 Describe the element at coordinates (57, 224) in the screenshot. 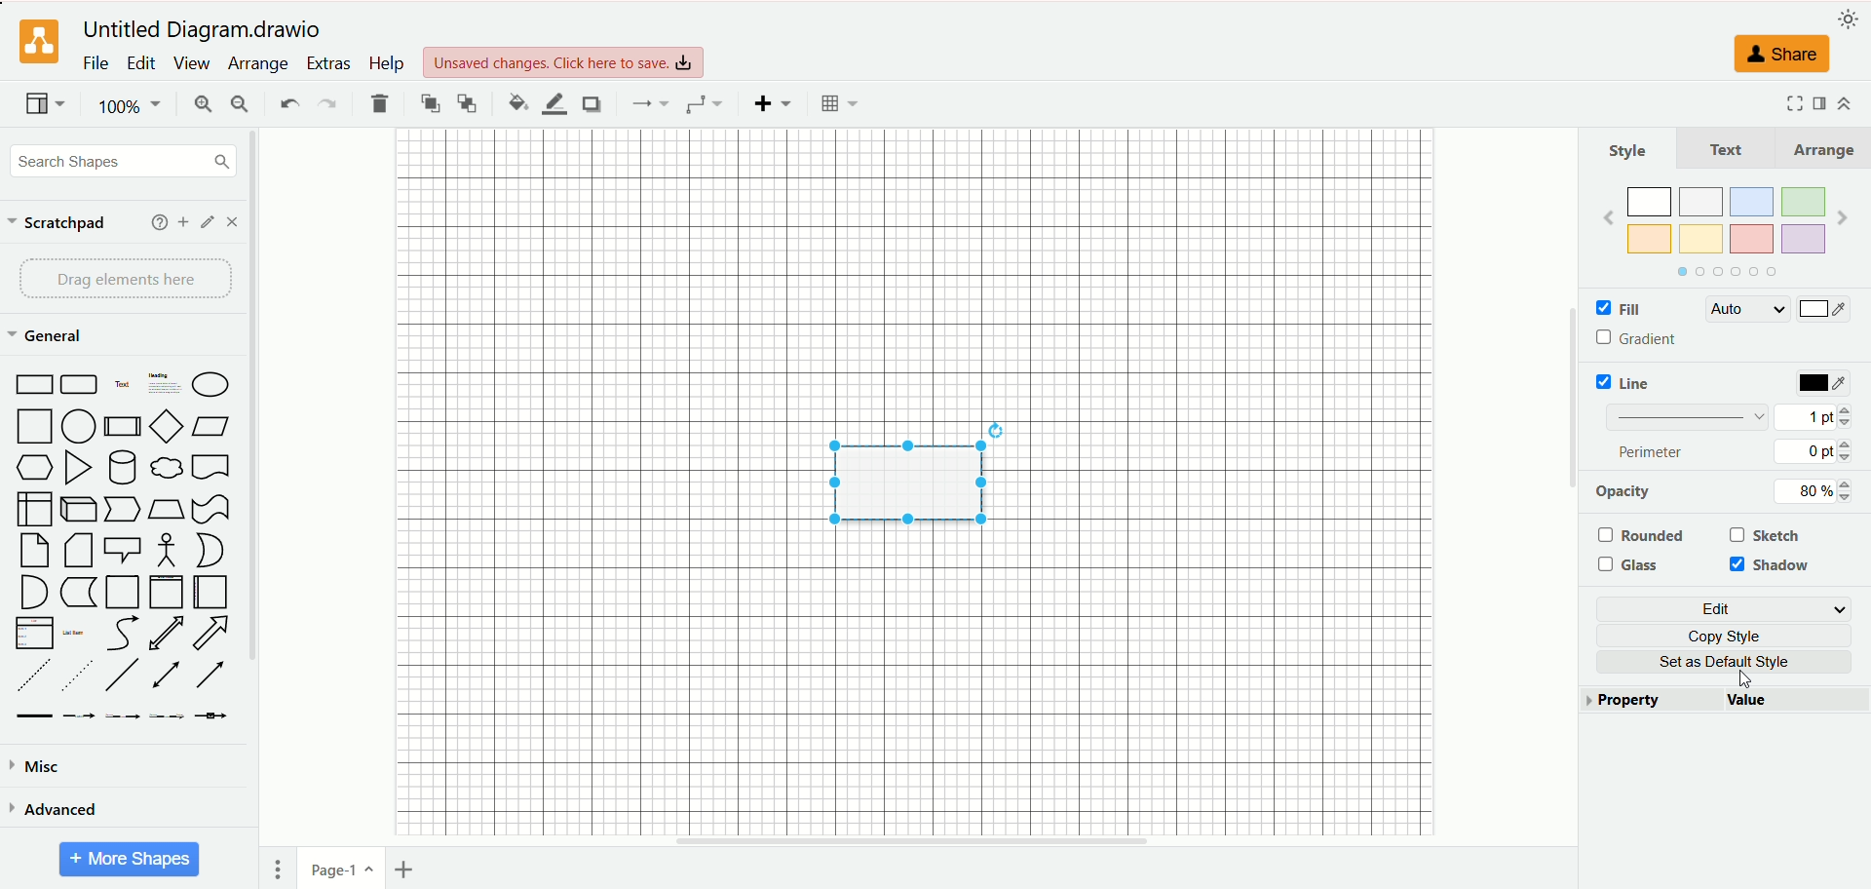

I see `scratchpad` at that location.